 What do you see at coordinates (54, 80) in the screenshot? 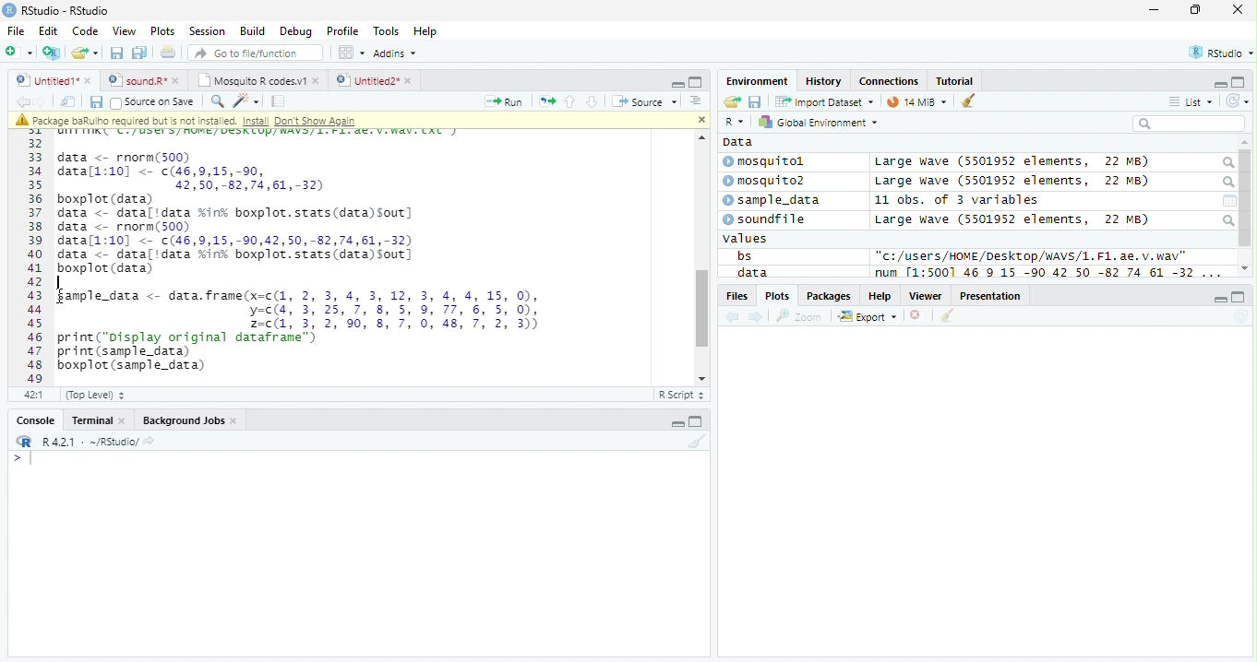
I see `Untitied1*` at bounding box center [54, 80].